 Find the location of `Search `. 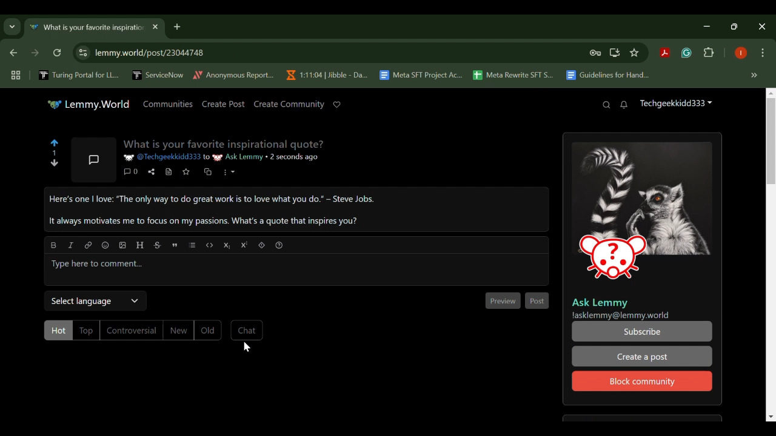

Search  is located at coordinates (606, 105).